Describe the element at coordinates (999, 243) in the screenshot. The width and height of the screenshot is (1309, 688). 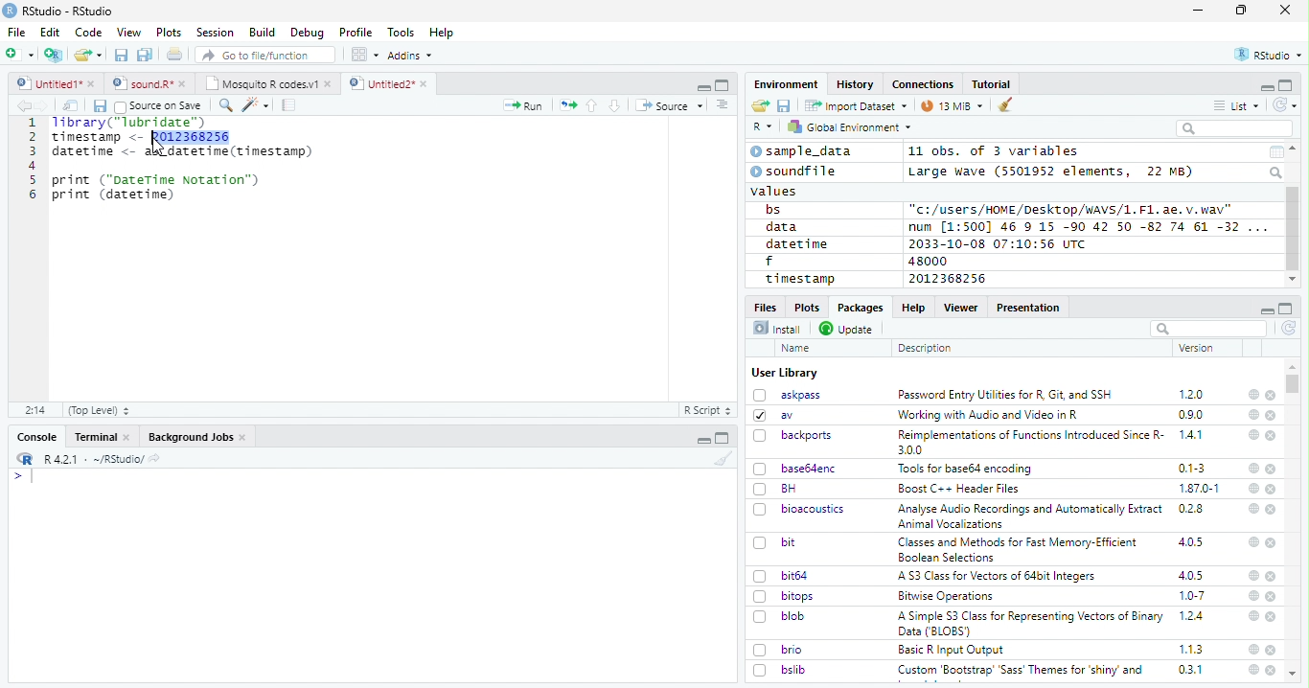
I see `2033-10-08 07:10:56 UTC` at that location.